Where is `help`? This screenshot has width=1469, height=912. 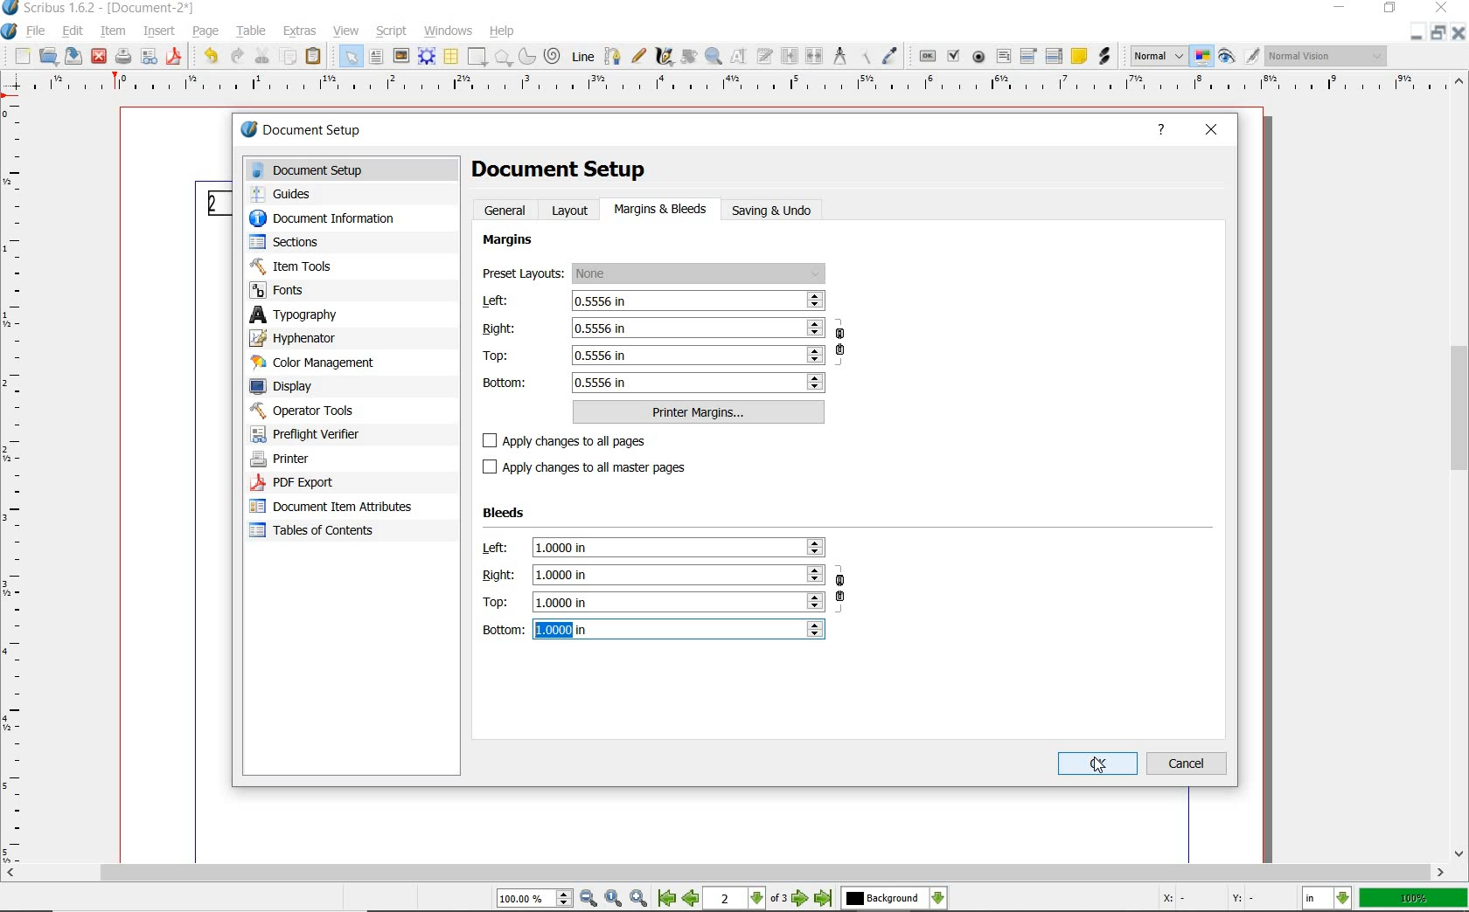
help is located at coordinates (1166, 130).